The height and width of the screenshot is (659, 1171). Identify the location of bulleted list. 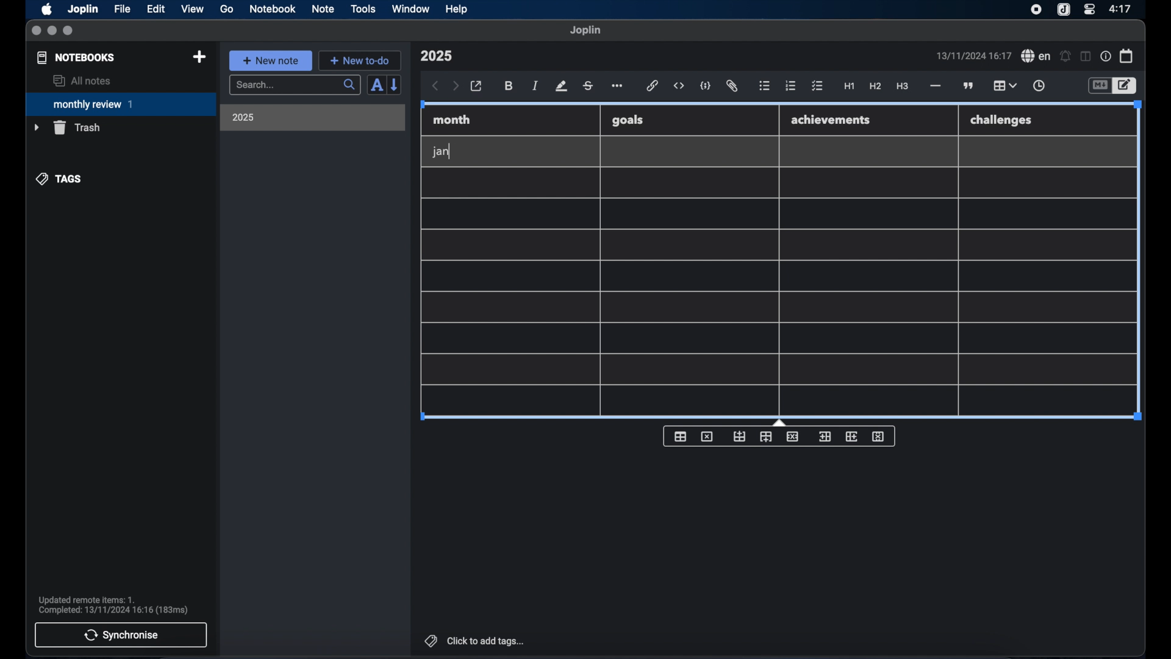
(764, 86).